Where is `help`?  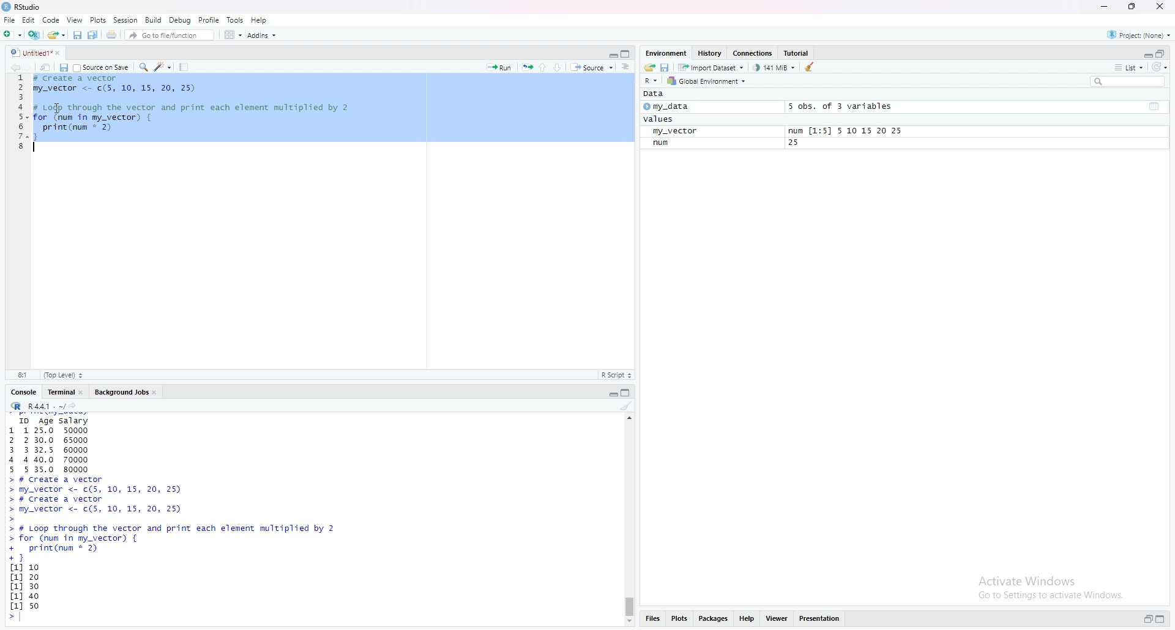
help is located at coordinates (259, 20).